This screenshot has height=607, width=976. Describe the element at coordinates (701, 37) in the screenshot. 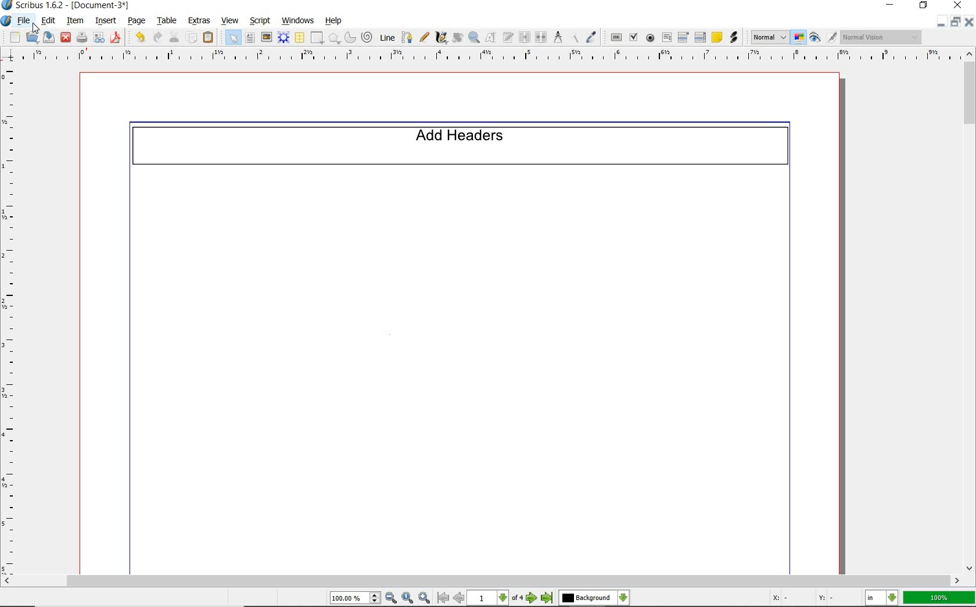

I see `pdf list box` at that location.